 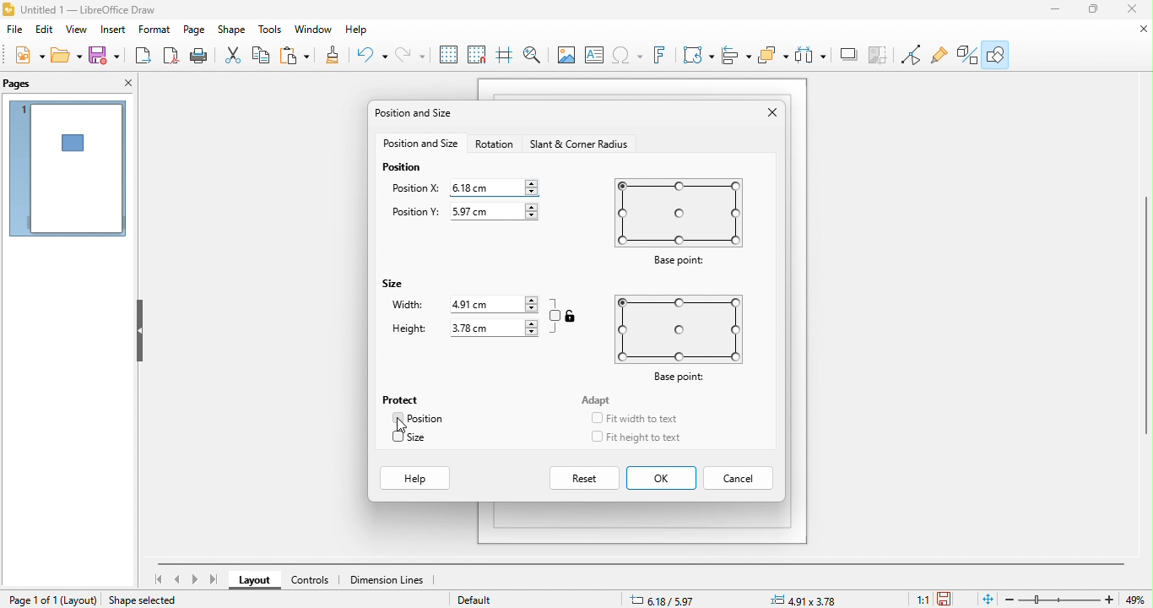 I want to click on new, so click(x=32, y=54).